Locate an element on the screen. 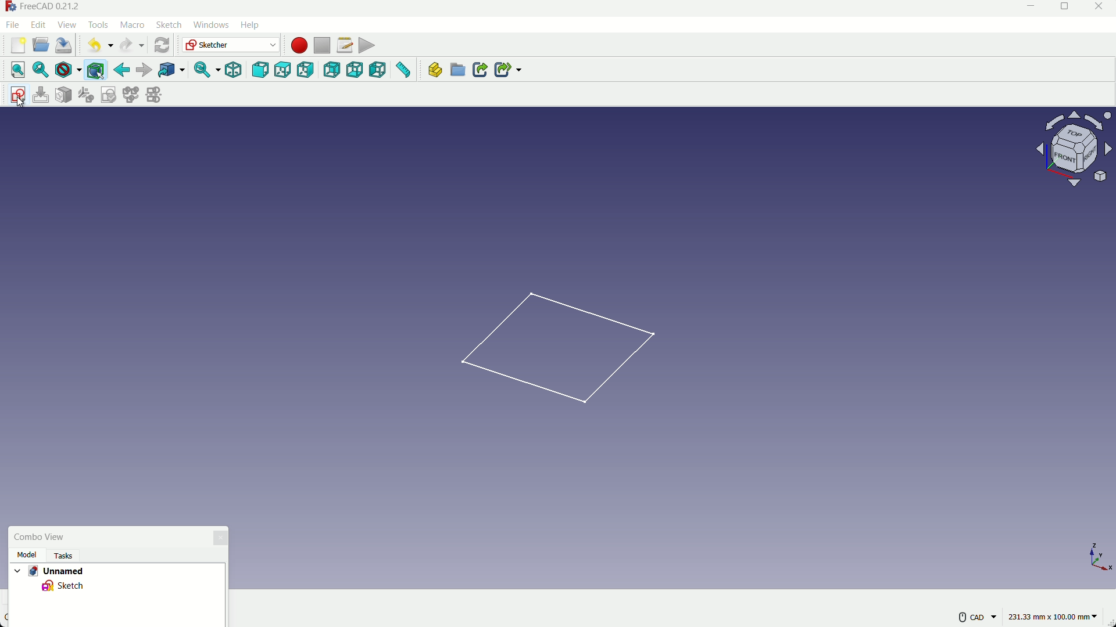  validate sketches is located at coordinates (108, 95).